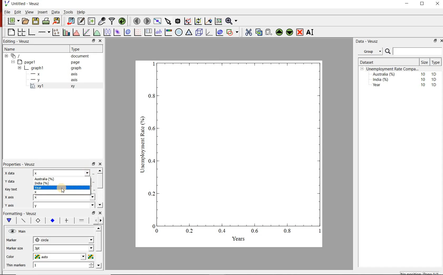 The height and width of the screenshot is (275, 443). Describe the element at coordinates (71, 21) in the screenshot. I see `import document` at that location.